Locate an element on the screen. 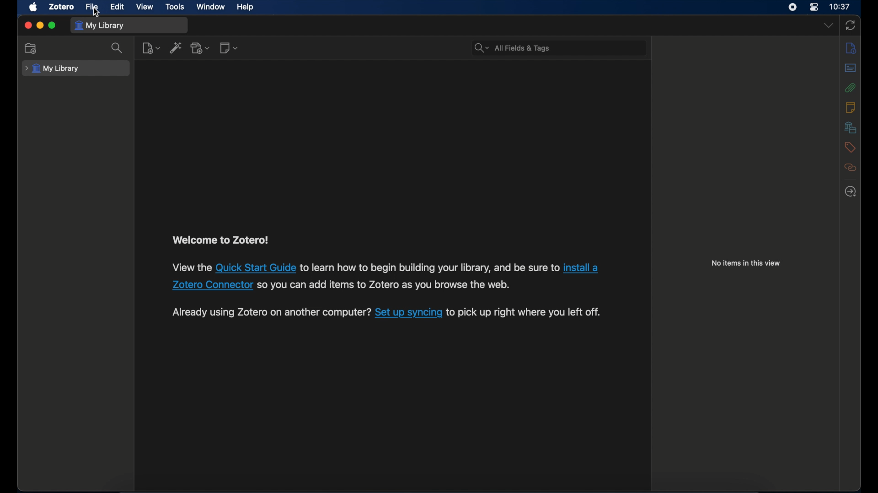  window is located at coordinates (210, 6).